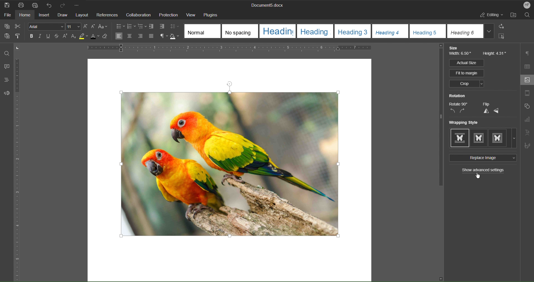 The width and height of the screenshot is (534, 282). What do you see at coordinates (131, 26) in the screenshot?
I see `Lists` at bounding box center [131, 26].